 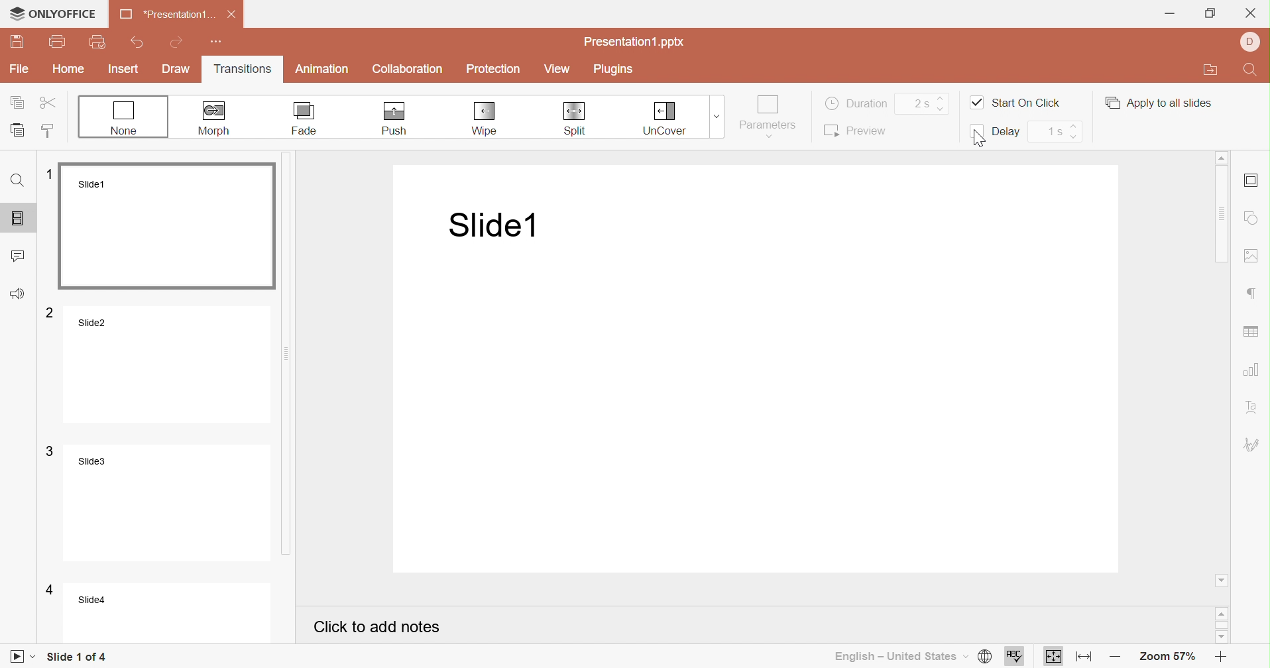 I want to click on Insert, so click(x=124, y=70).